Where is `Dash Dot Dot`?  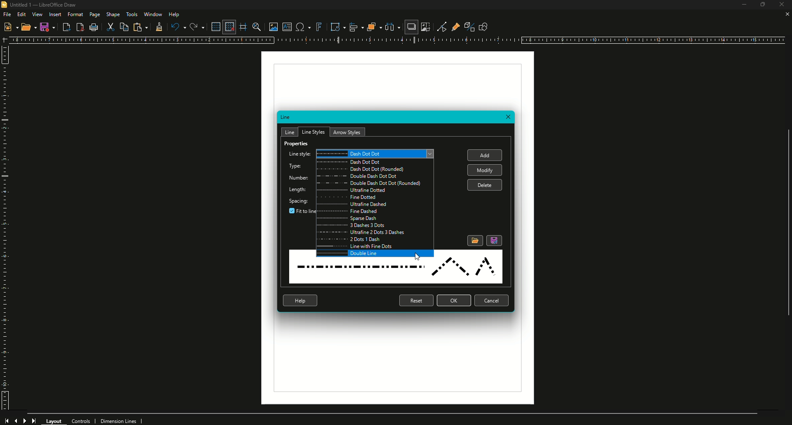
Dash Dot Dot is located at coordinates (374, 163).